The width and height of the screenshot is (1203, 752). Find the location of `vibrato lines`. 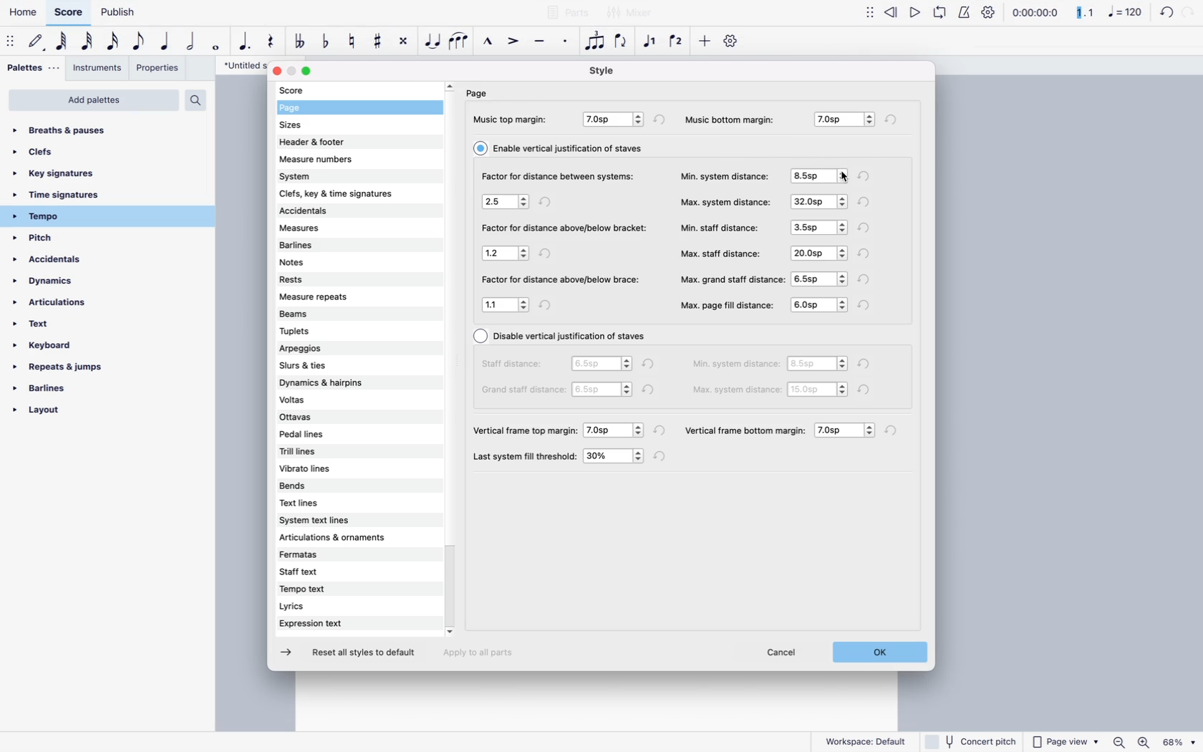

vibrato lines is located at coordinates (327, 468).